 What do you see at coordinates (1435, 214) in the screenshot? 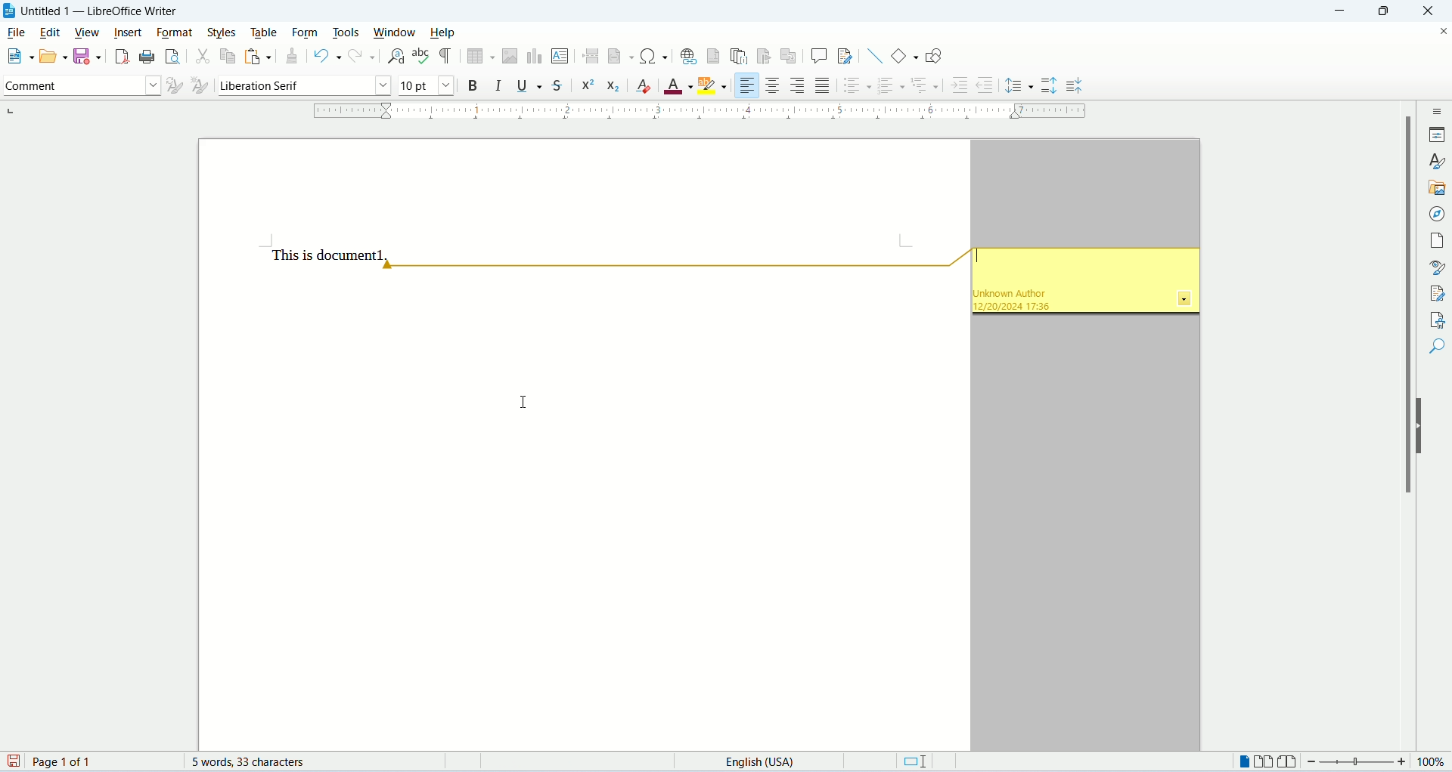
I see `navigator` at bounding box center [1435, 214].